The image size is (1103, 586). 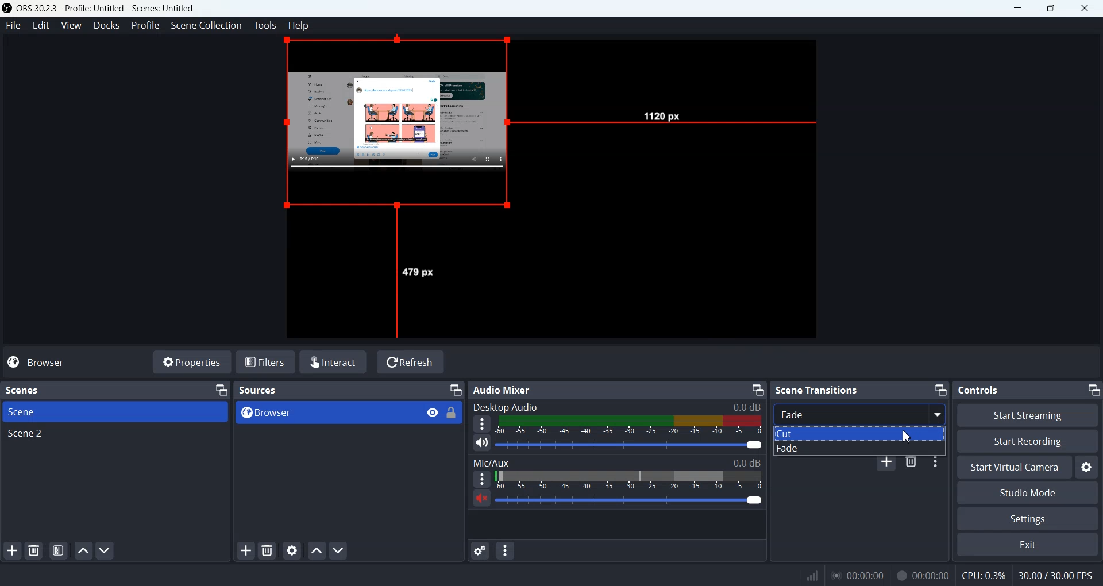 I want to click on Minimize, so click(x=1093, y=391).